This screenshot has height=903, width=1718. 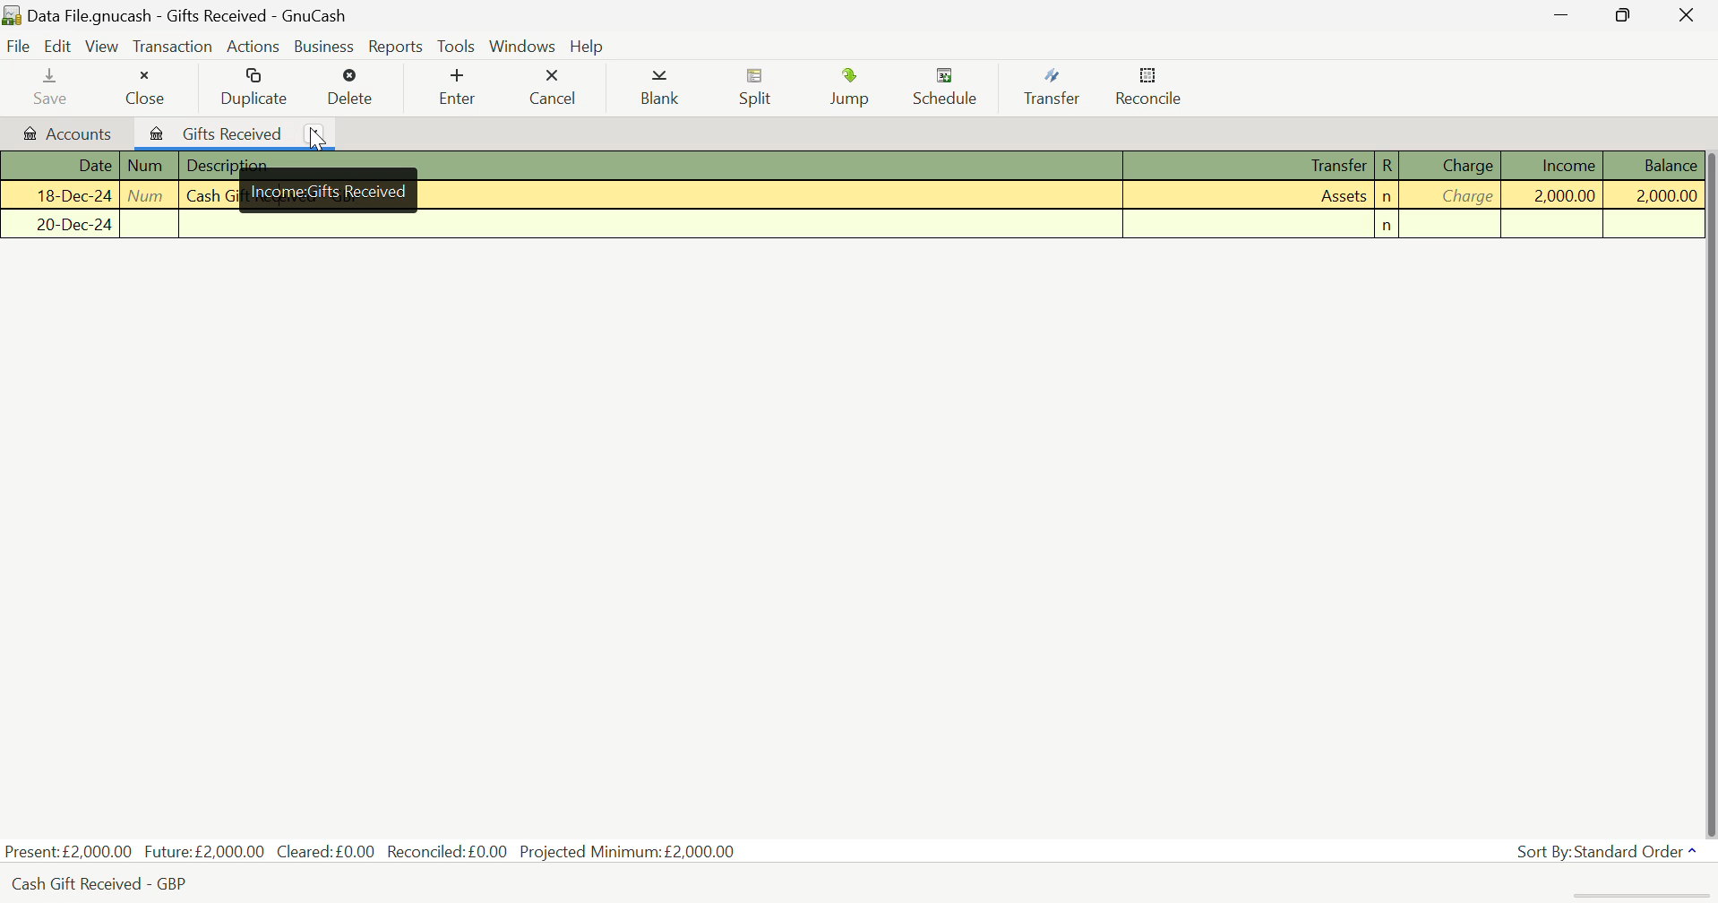 What do you see at coordinates (1654, 194) in the screenshot?
I see `Balance` at bounding box center [1654, 194].